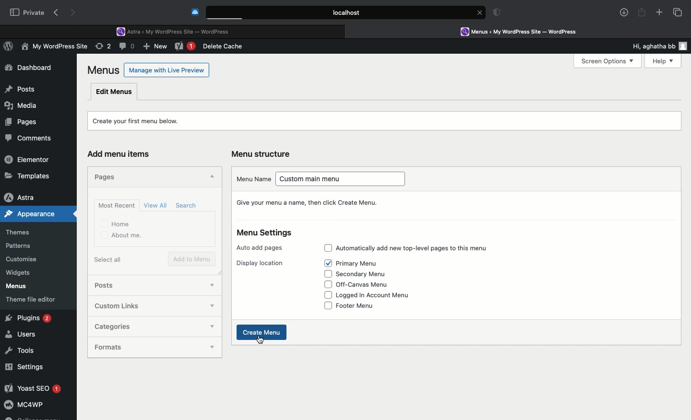 Image resolution: width=691 pixels, height=420 pixels. Describe the element at coordinates (193, 259) in the screenshot. I see `Add to menu` at that location.